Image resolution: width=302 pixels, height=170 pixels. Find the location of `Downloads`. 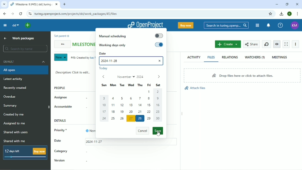

Downloads is located at coordinates (281, 13).